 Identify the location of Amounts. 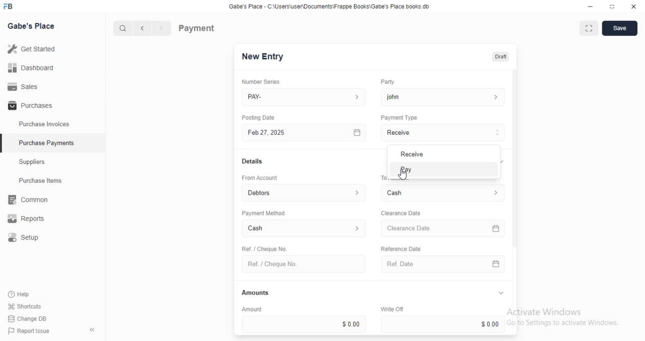
(253, 293).